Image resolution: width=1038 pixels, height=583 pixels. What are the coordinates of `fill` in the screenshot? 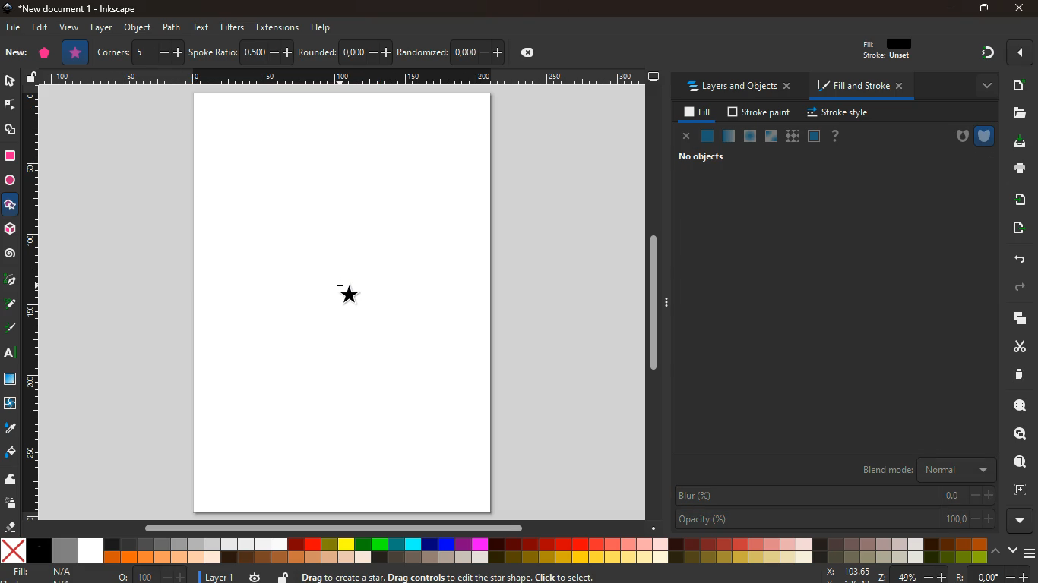 It's located at (897, 50).